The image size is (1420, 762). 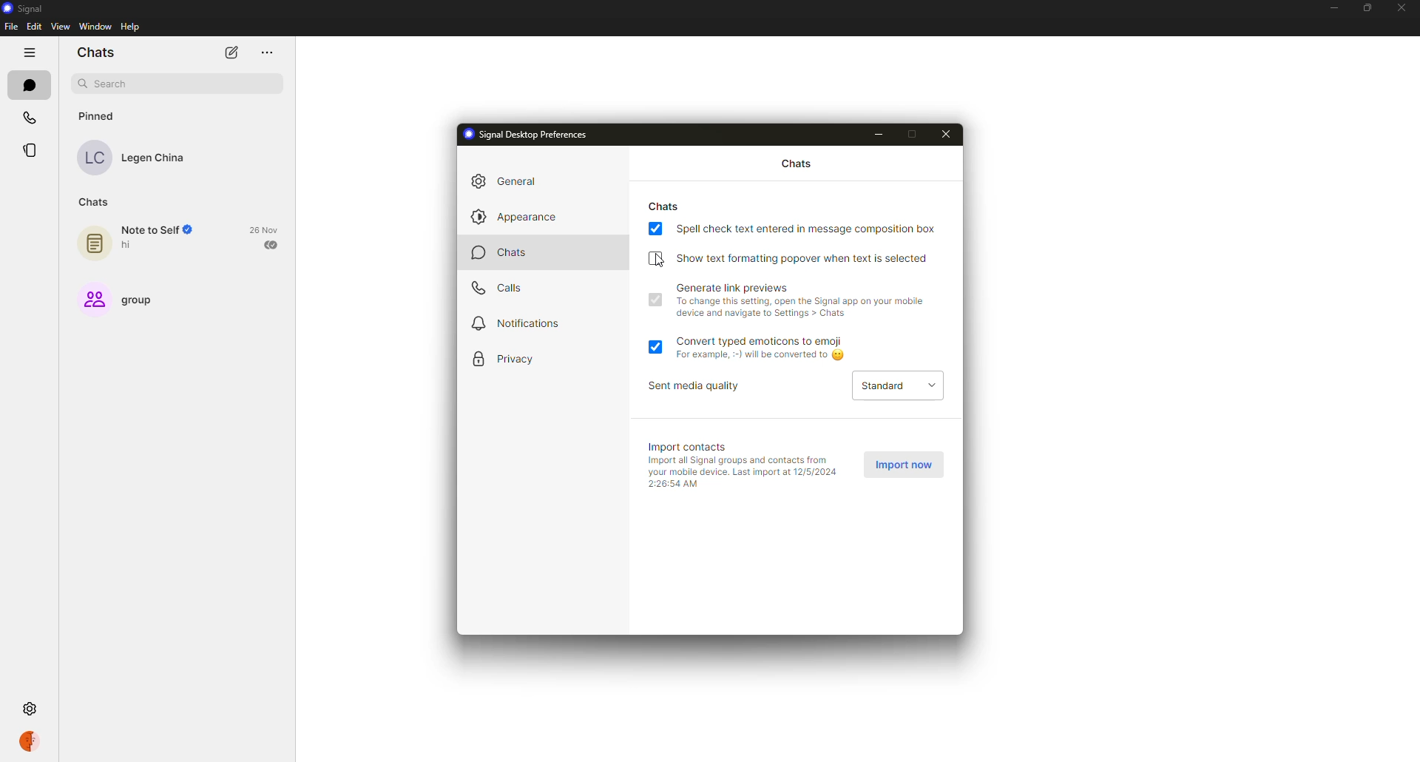 What do you see at coordinates (138, 158) in the screenshot?
I see `Legen China` at bounding box center [138, 158].